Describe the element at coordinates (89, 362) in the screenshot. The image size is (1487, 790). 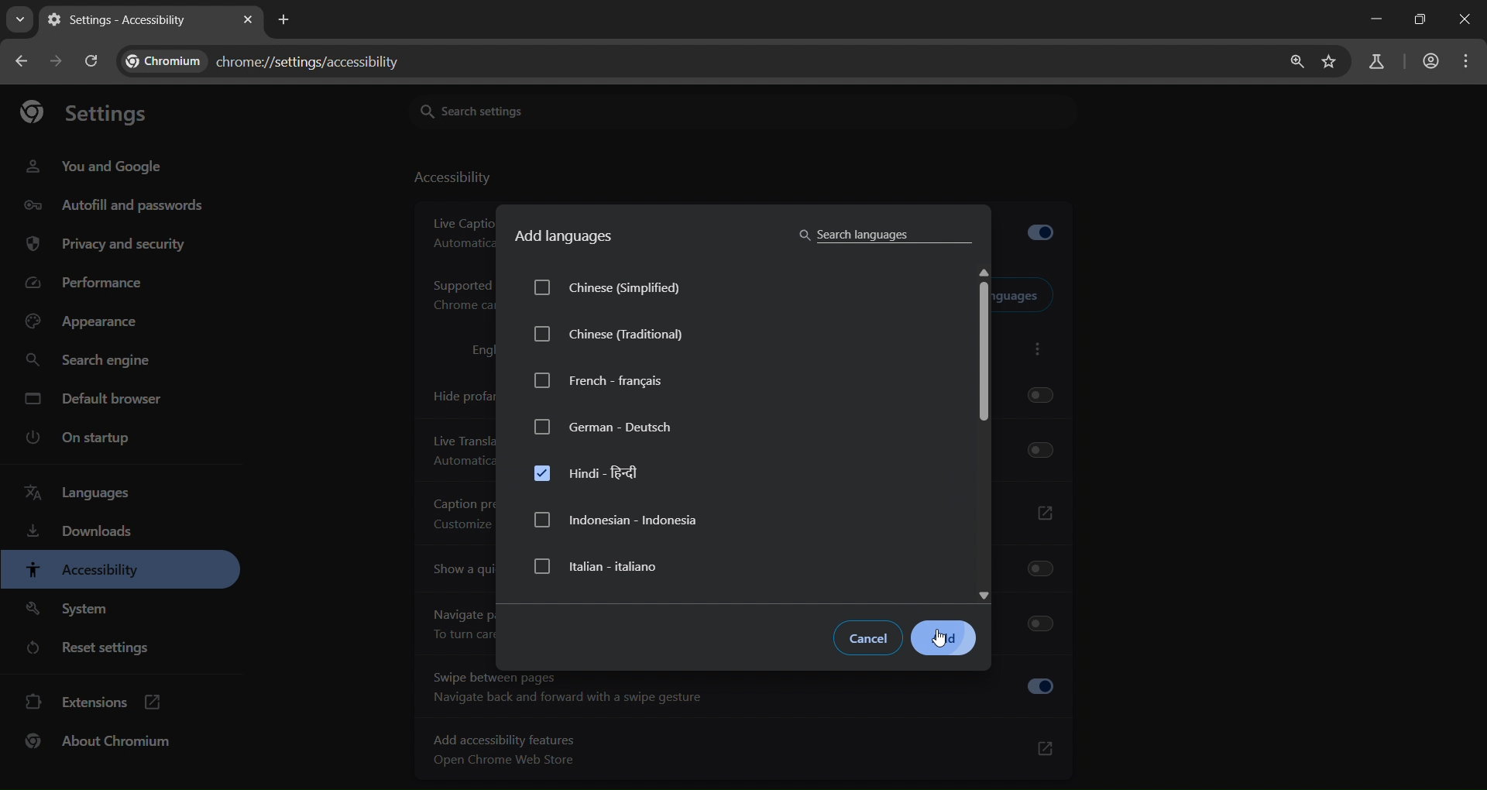
I see `search engine` at that location.